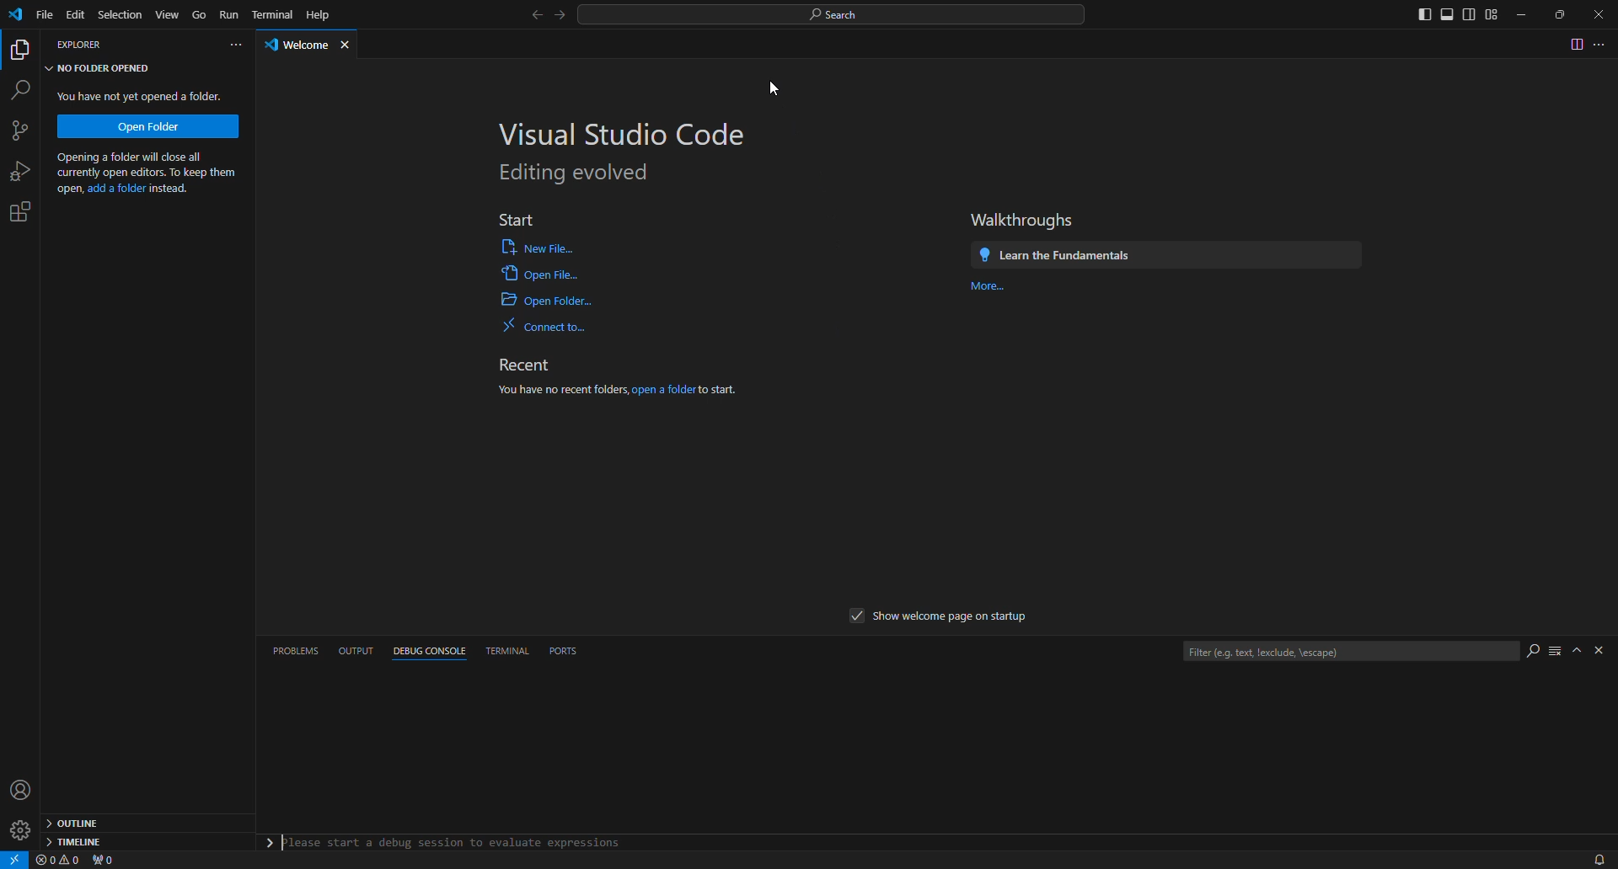 The width and height of the screenshot is (1618, 869). What do you see at coordinates (988, 294) in the screenshot?
I see `More` at bounding box center [988, 294].